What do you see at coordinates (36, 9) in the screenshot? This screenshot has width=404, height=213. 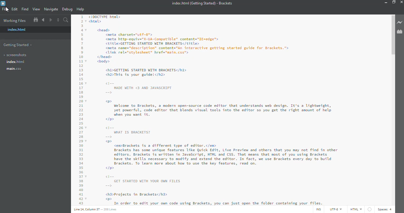 I see `view` at bounding box center [36, 9].